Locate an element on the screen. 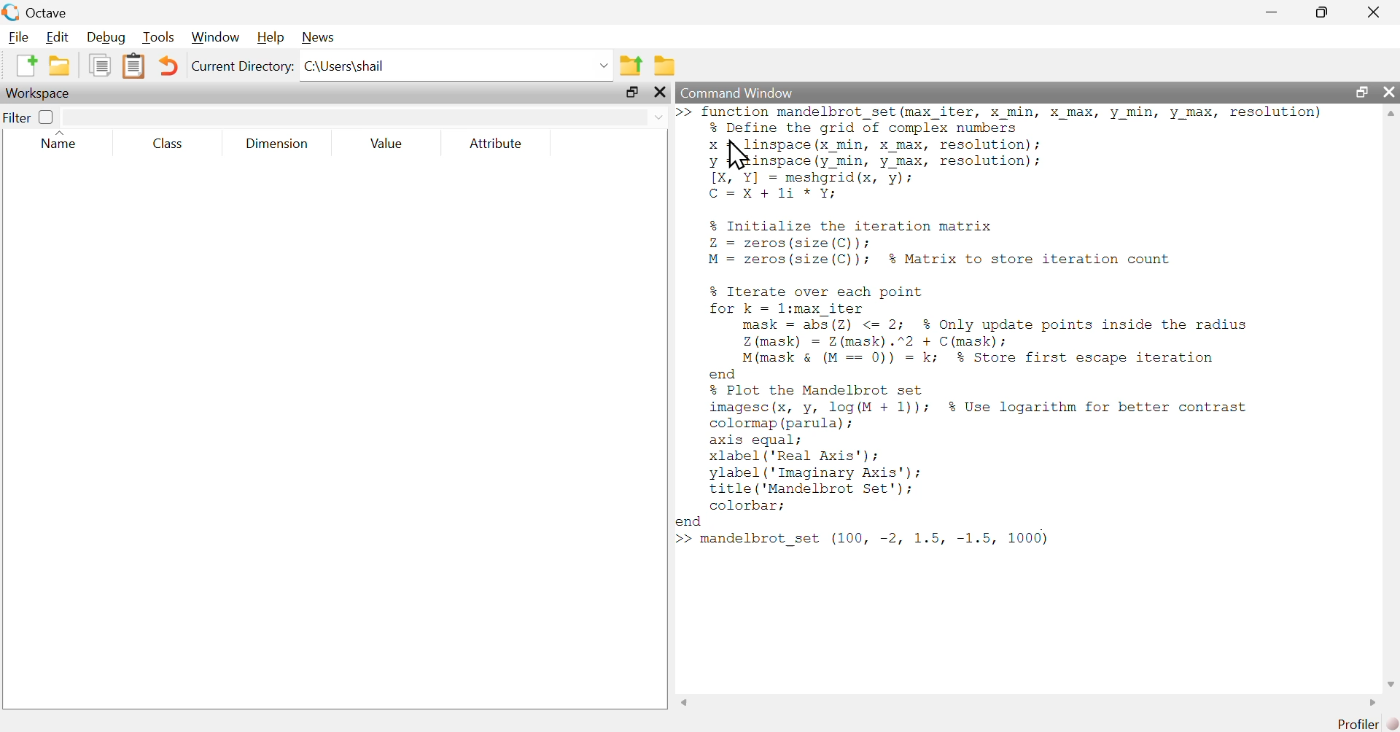 This screenshot has height=732, width=1400. News is located at coordinates (317, 38).